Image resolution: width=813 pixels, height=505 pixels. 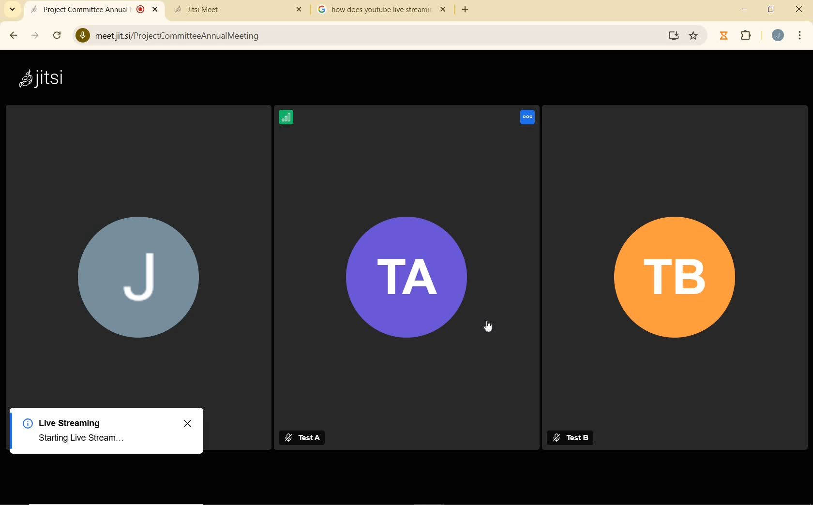 I want to click on Microphone, so click(x=82, y=36).